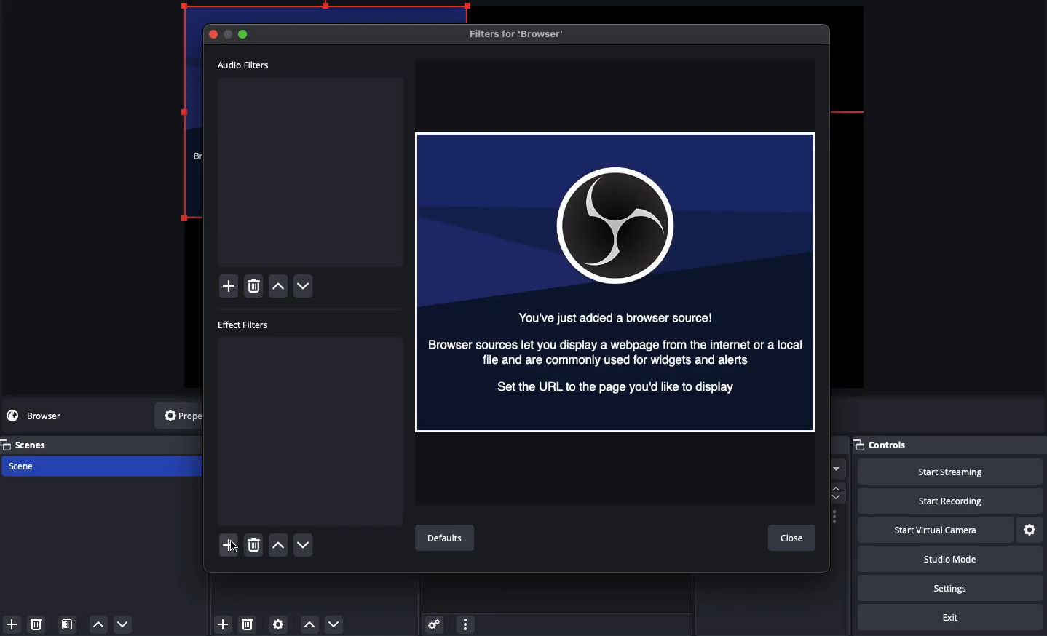 The width and height of the screenshot is (1047, 636). Describe the element at coordinates (39, 625) in the screenshot. I see `delete` at that location.